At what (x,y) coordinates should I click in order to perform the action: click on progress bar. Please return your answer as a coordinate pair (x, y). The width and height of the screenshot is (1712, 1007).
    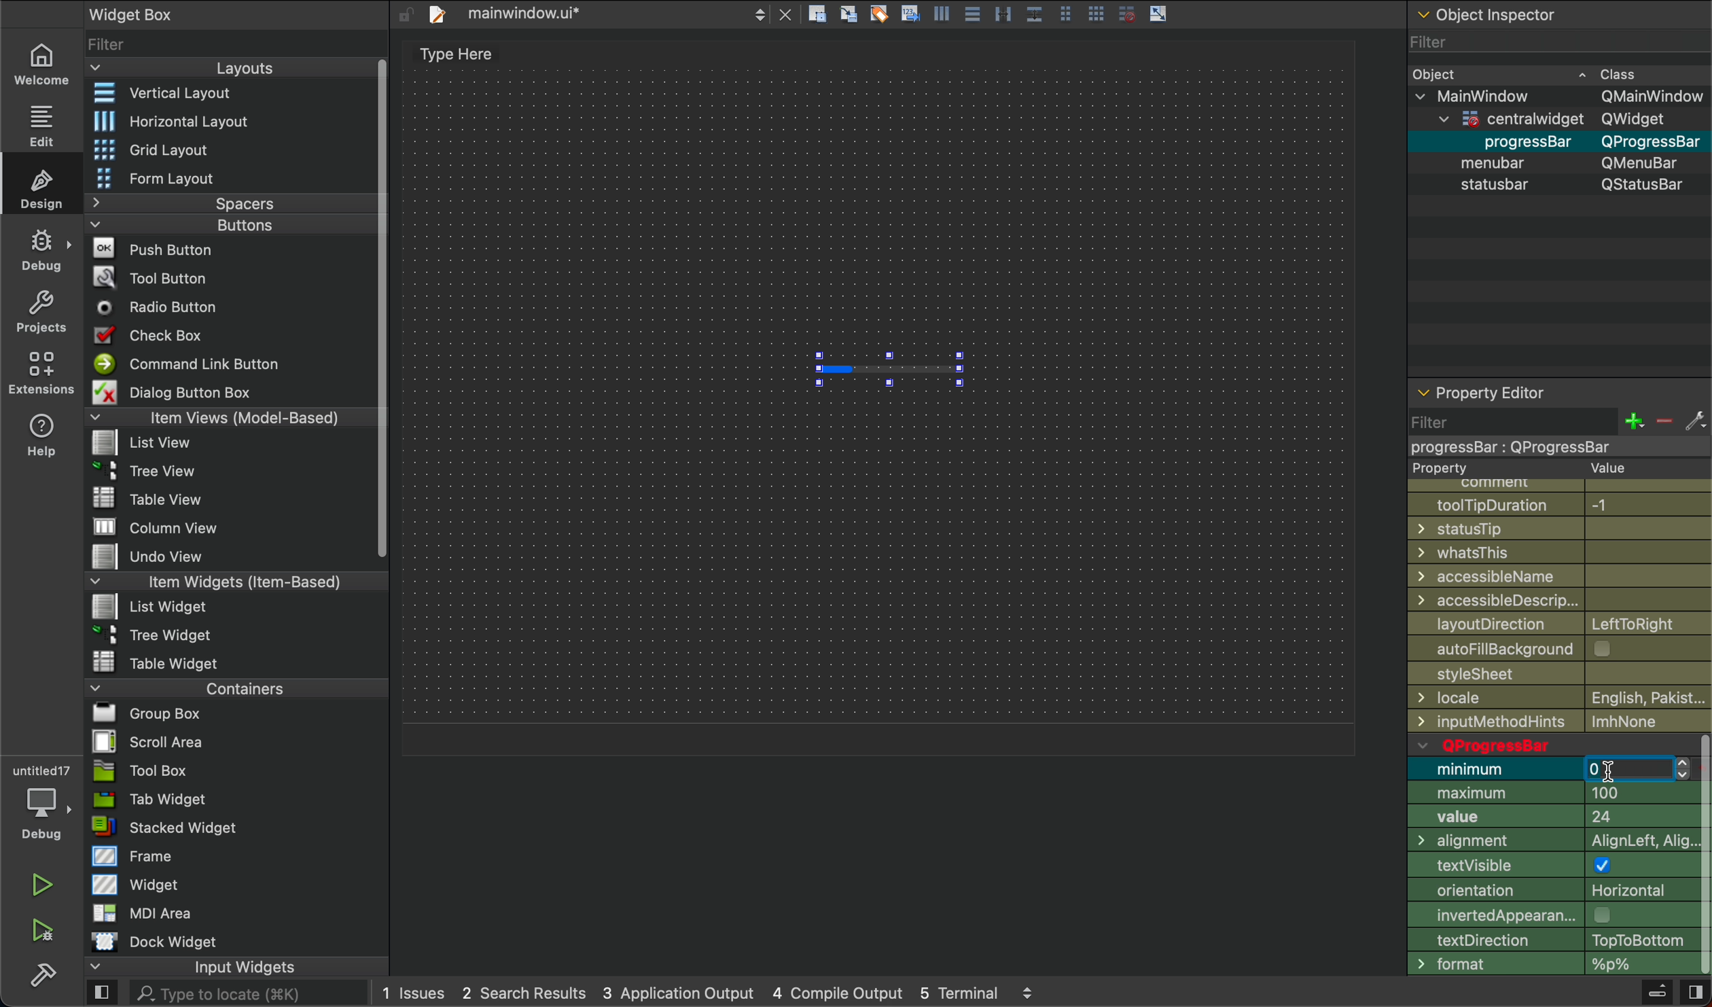
    Looking at the image, I should click on (889, 367).